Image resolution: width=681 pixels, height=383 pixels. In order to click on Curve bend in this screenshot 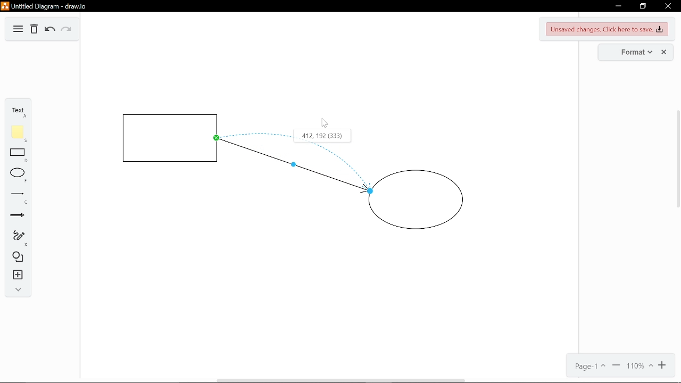, I will do `click(348, 160)`.